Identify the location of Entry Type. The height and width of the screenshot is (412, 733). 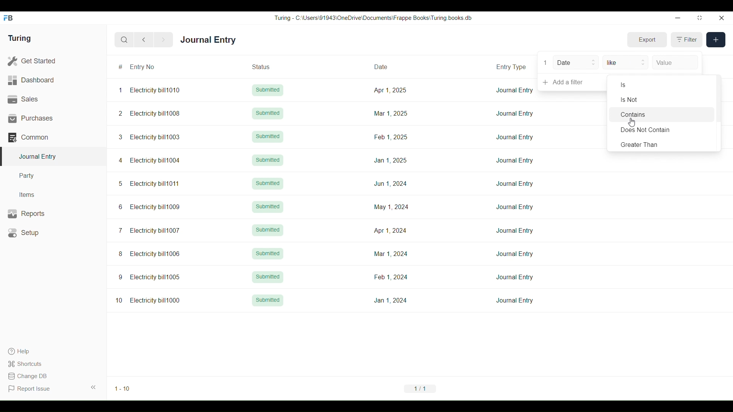
(513, 66).